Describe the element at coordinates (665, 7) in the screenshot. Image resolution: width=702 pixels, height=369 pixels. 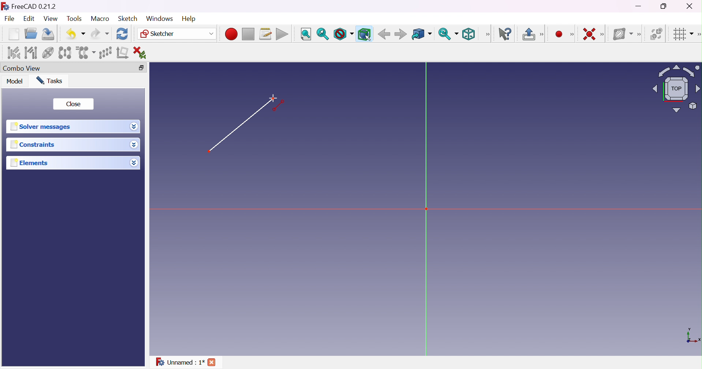
I see `Restore down` at that location.